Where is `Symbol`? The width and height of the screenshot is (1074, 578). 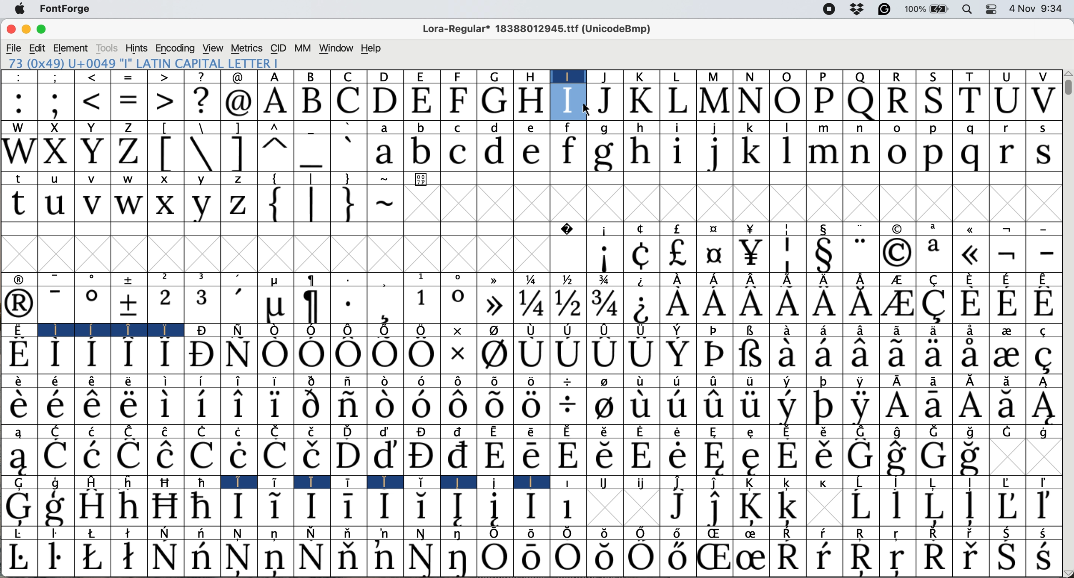
Symbol is located at coordinates (200, 355).